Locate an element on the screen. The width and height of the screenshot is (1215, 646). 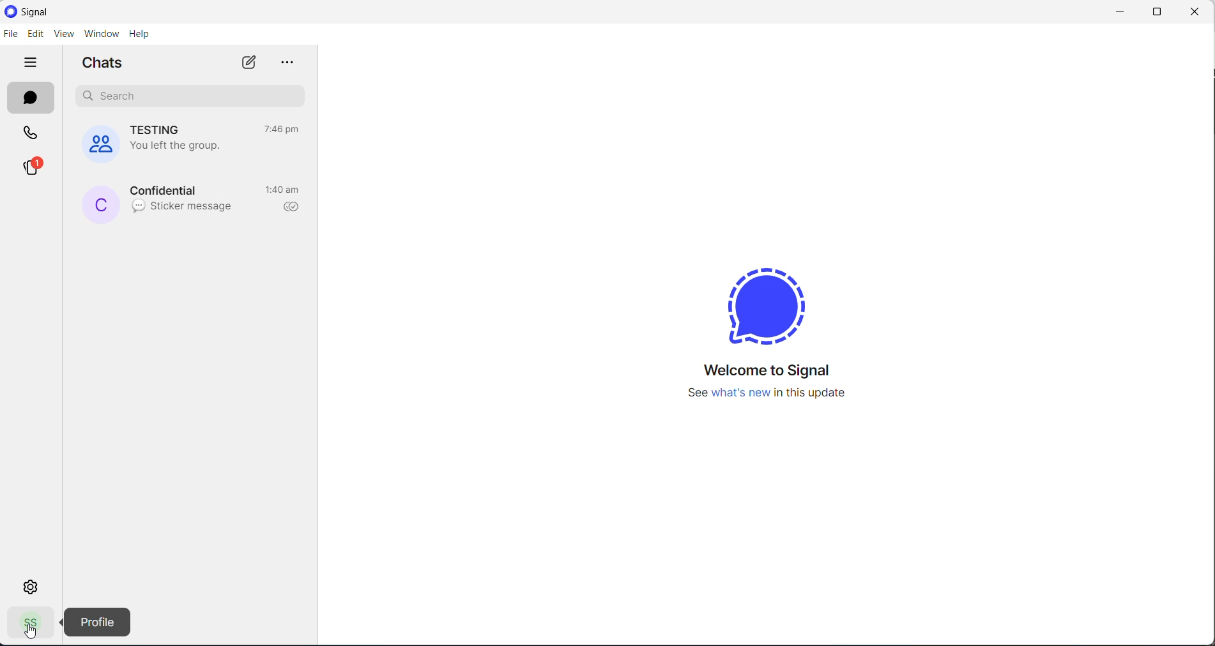
close tabs is located at coordinates (31, 64).